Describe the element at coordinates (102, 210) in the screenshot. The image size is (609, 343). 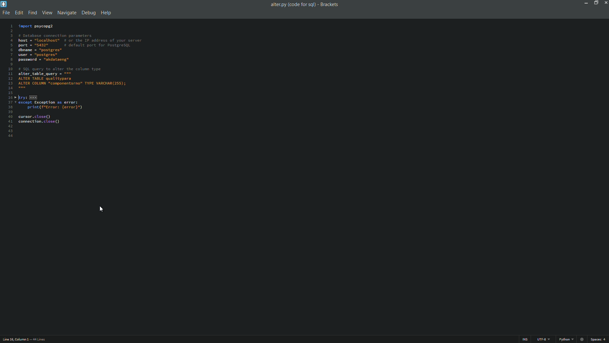
I see `current` at that location.